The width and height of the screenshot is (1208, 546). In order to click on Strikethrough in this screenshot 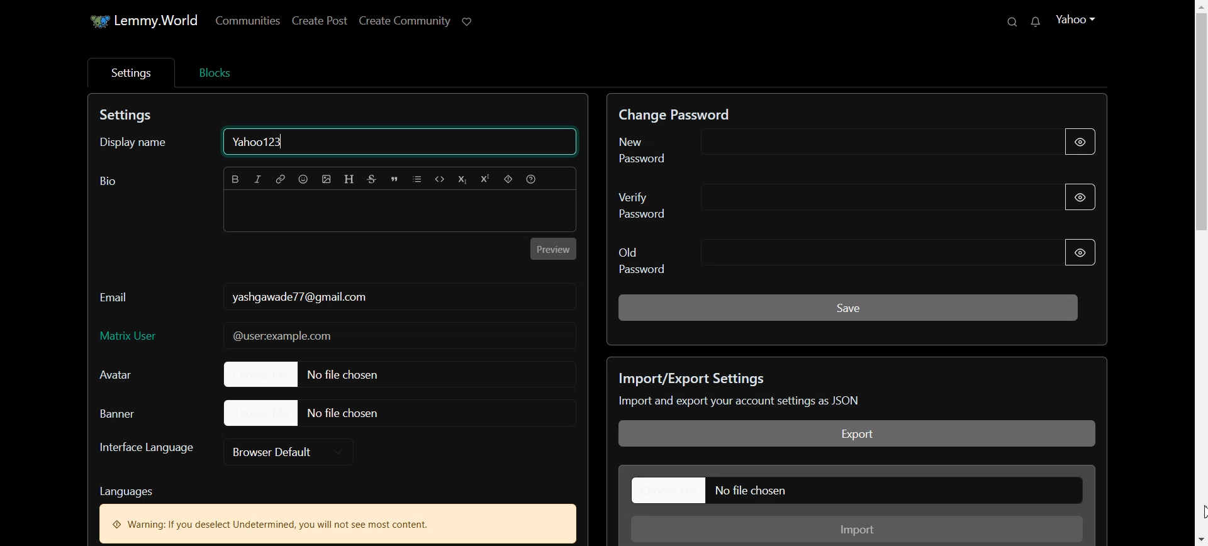, I will do `click(372, 180)`.